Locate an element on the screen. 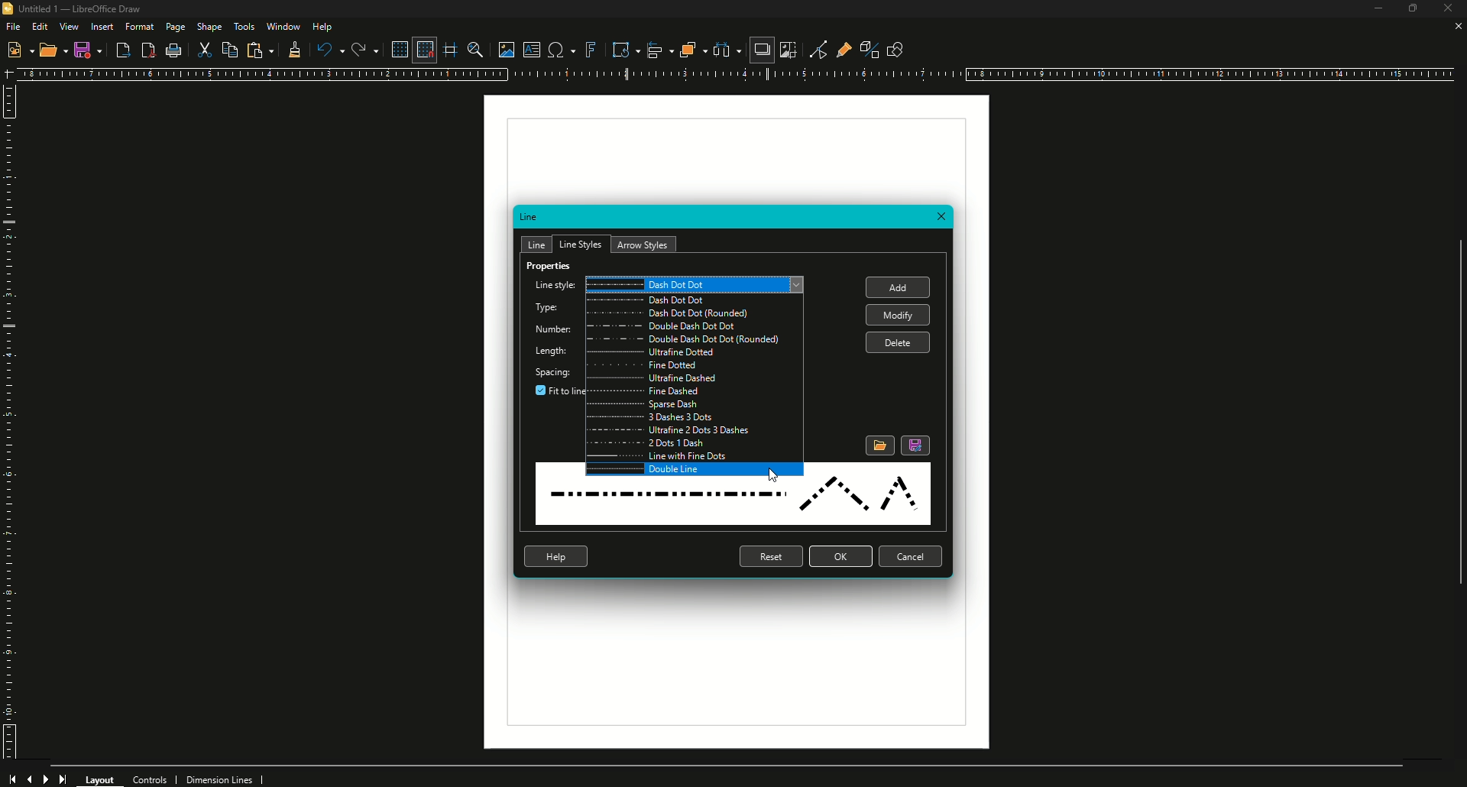  Line Style is located at coordinates (733, 504).